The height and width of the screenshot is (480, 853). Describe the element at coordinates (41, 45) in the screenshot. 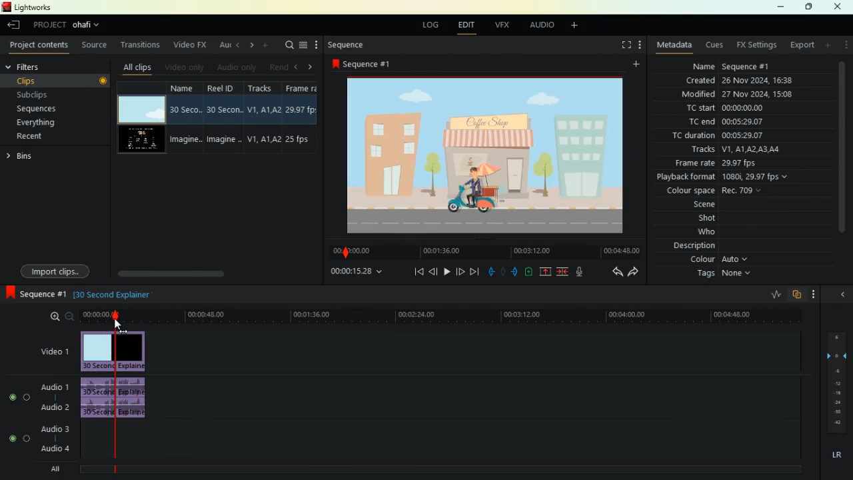

I see `project contents` at that location.